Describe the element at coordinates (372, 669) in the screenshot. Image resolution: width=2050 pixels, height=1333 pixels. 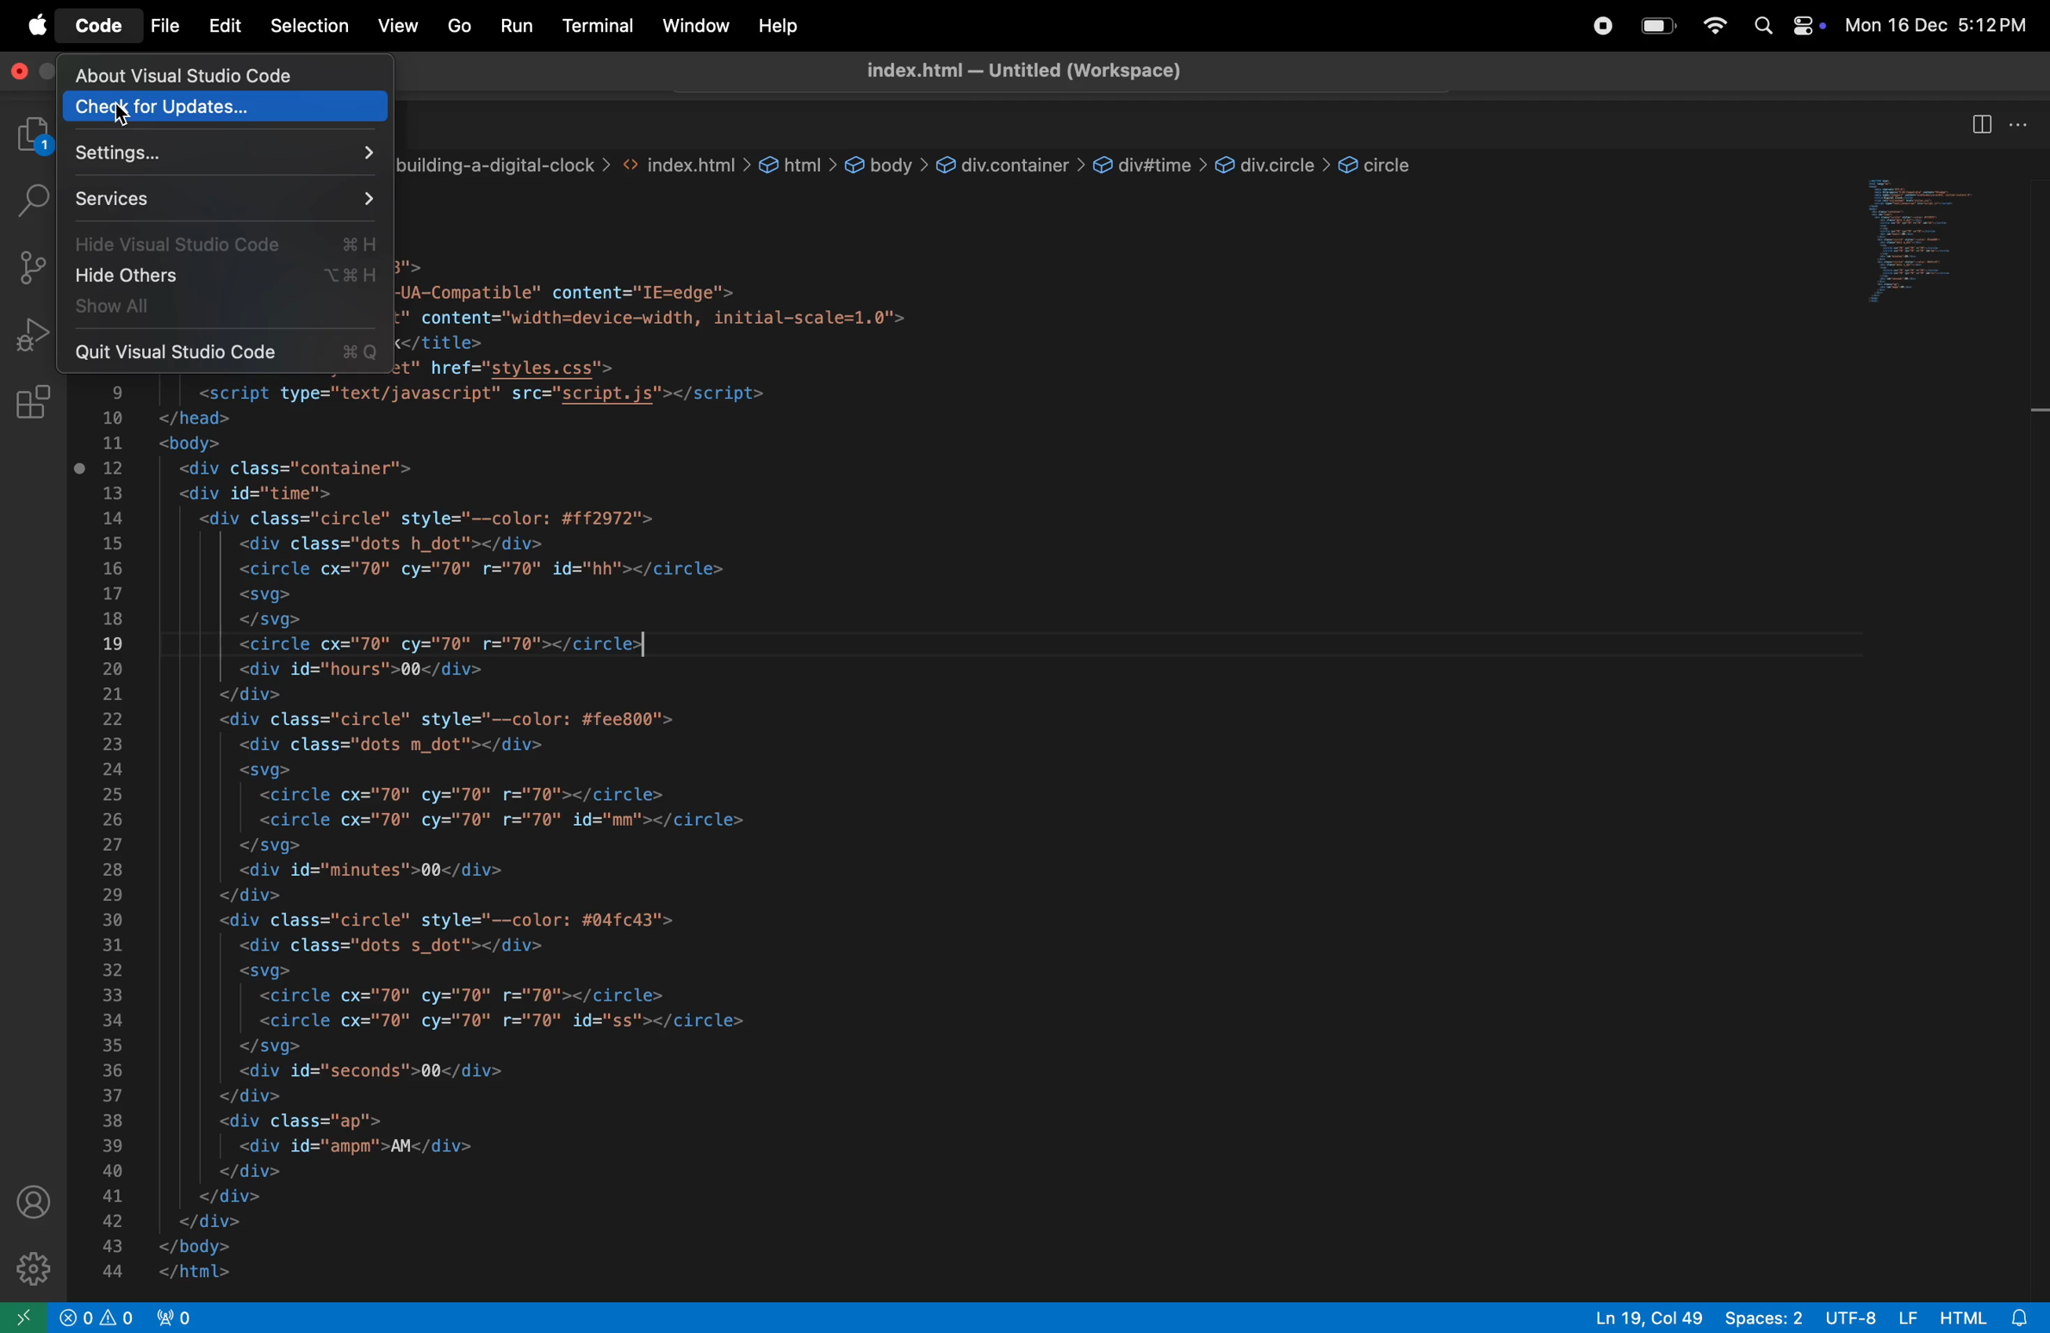
I see `| <div id="hours">00</div>` at that location.